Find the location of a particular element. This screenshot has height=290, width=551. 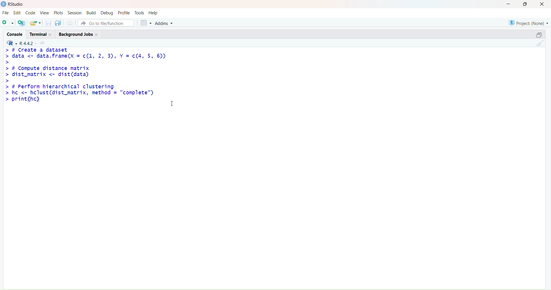

R is located at coordinates (10, 43).